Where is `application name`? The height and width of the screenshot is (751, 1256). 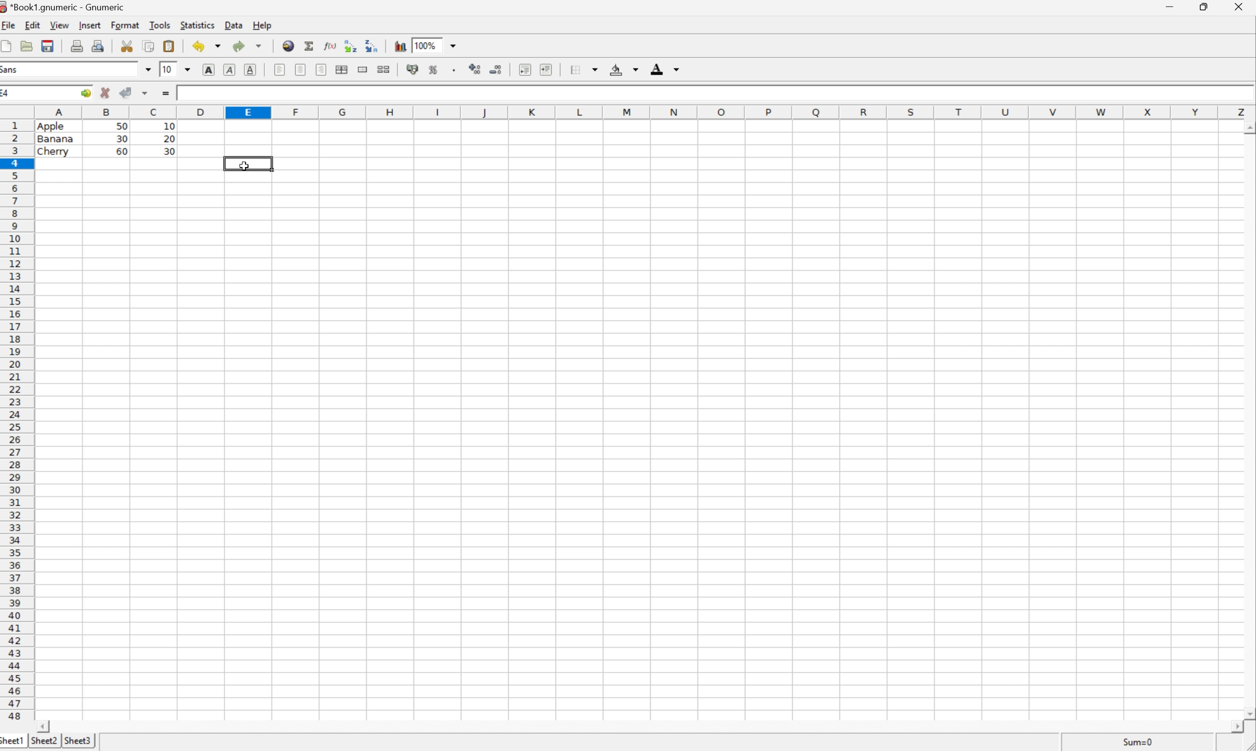
application name is located at coordinates (63, 7).